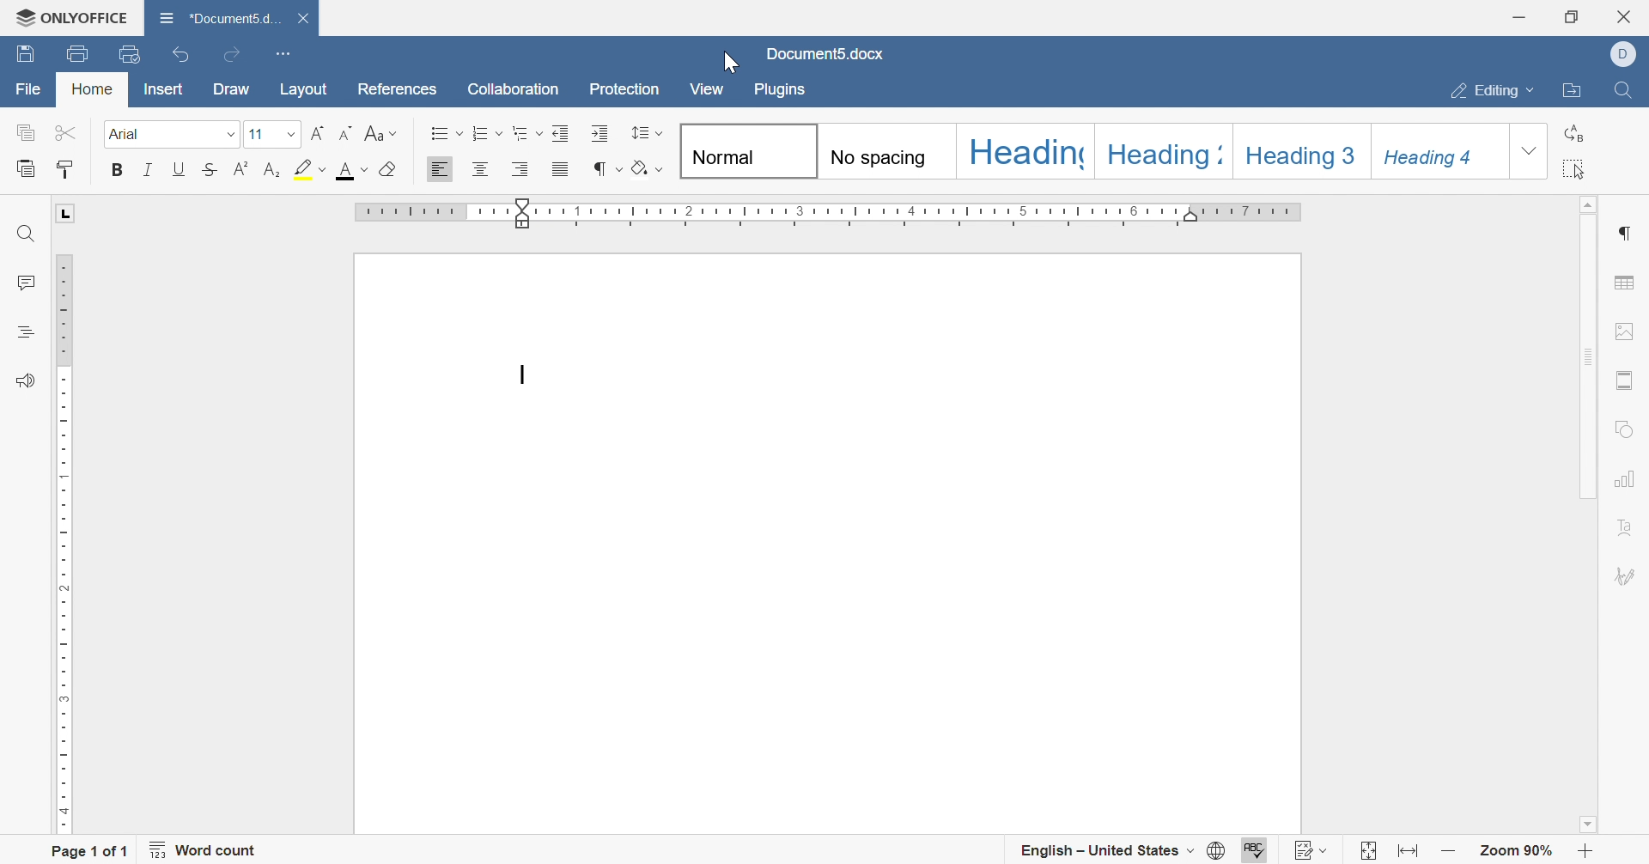 The width and height of the screenshot is (1649, 864). I want to click on zoom out, so click(1447, 850).